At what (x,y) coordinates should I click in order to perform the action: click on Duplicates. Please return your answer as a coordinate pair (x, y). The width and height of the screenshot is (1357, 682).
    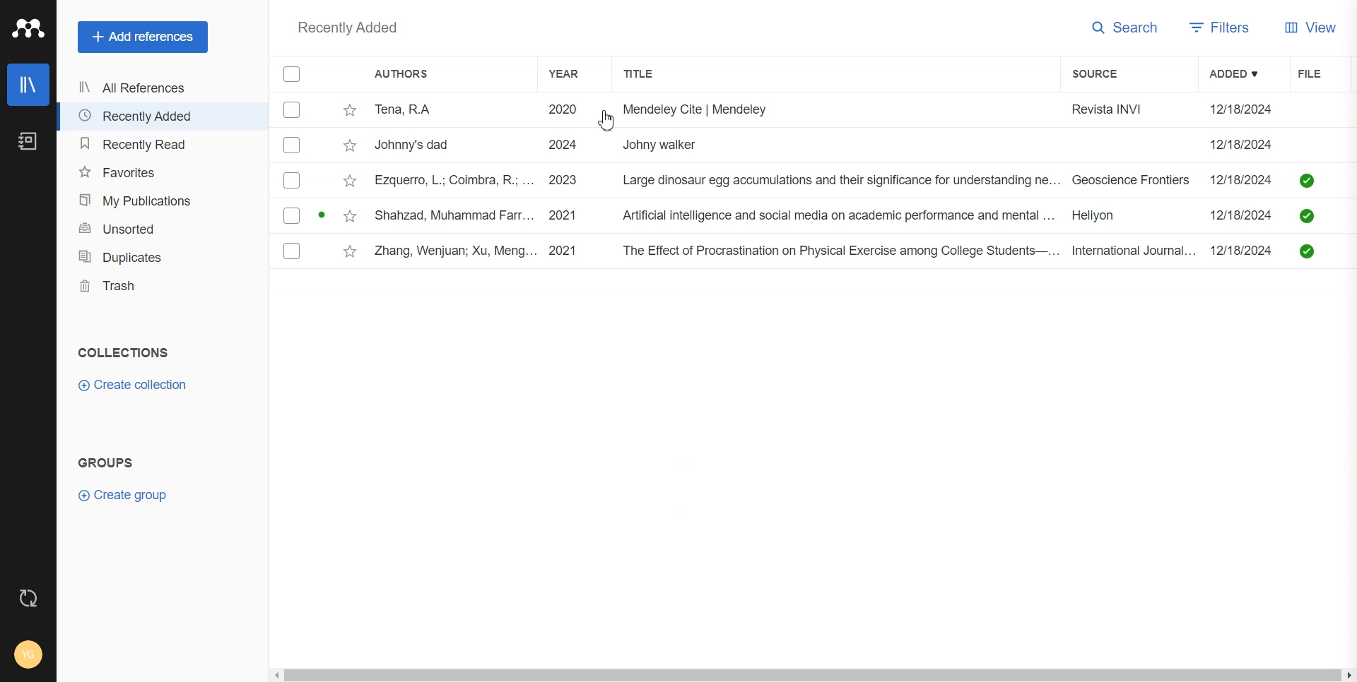
    Looking at the image, I should click on (163, 257).